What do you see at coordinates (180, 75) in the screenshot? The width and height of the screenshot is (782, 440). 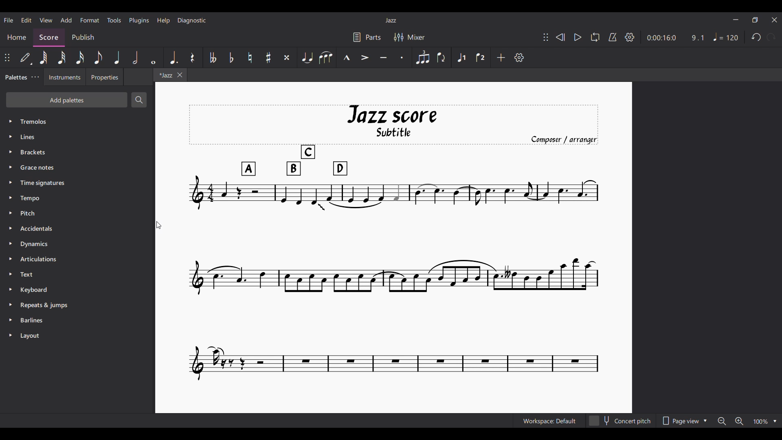 I see `Close tab` at bounding box center [180, 75].